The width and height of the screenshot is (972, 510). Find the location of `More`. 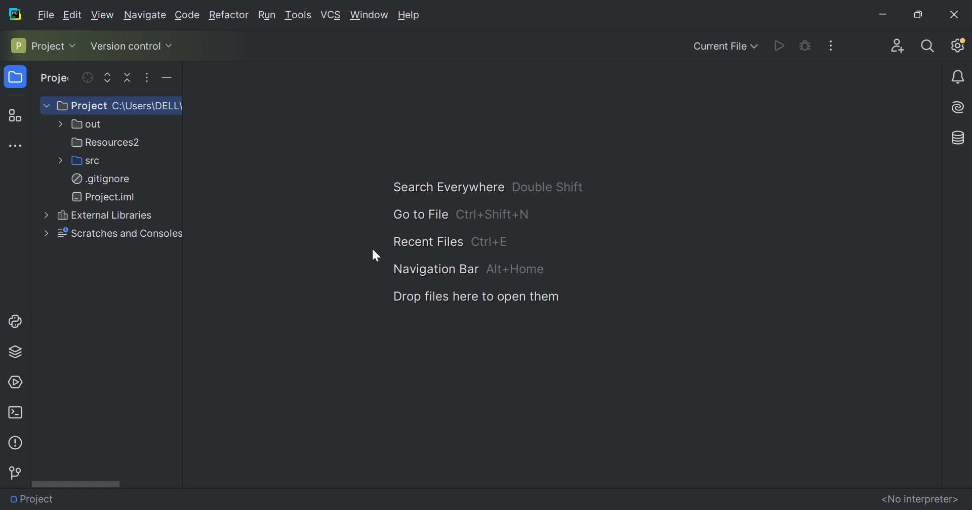

More is located at coordinates (43, 216).